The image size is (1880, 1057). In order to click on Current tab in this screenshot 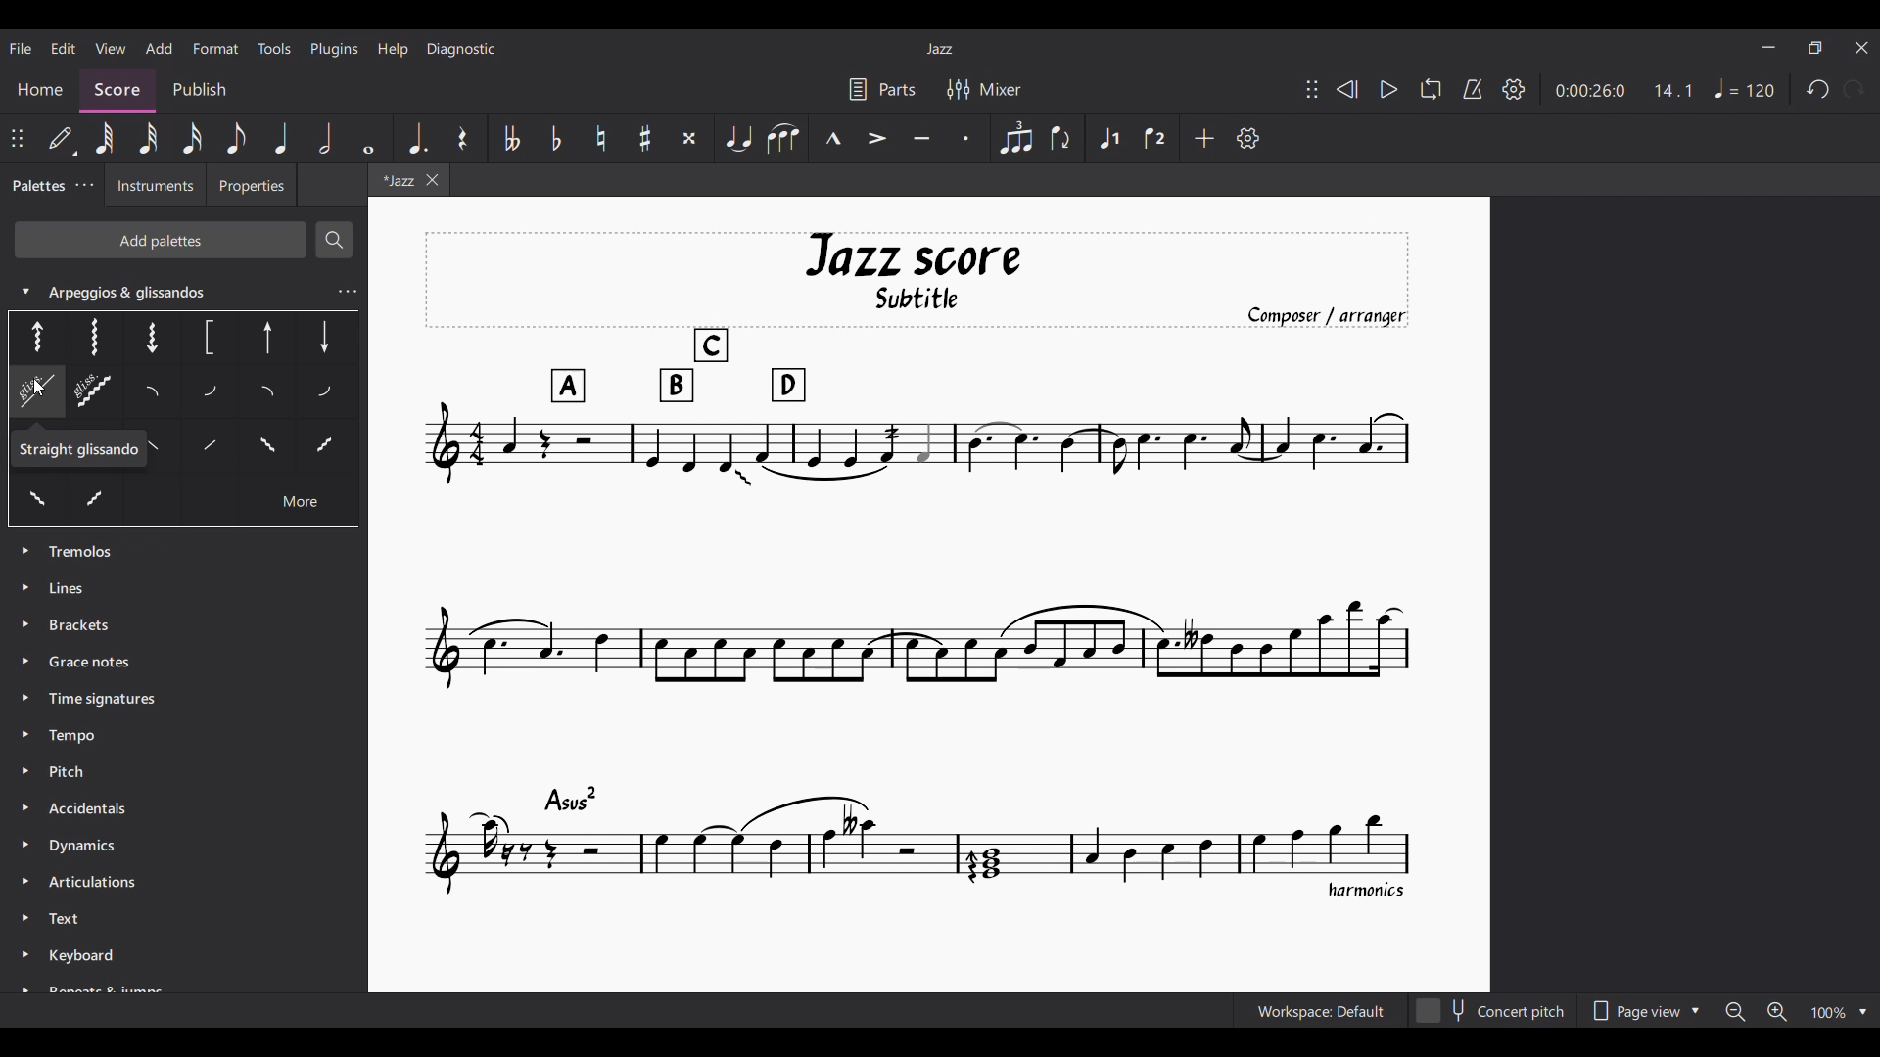, I will do `click(395, 182)`.